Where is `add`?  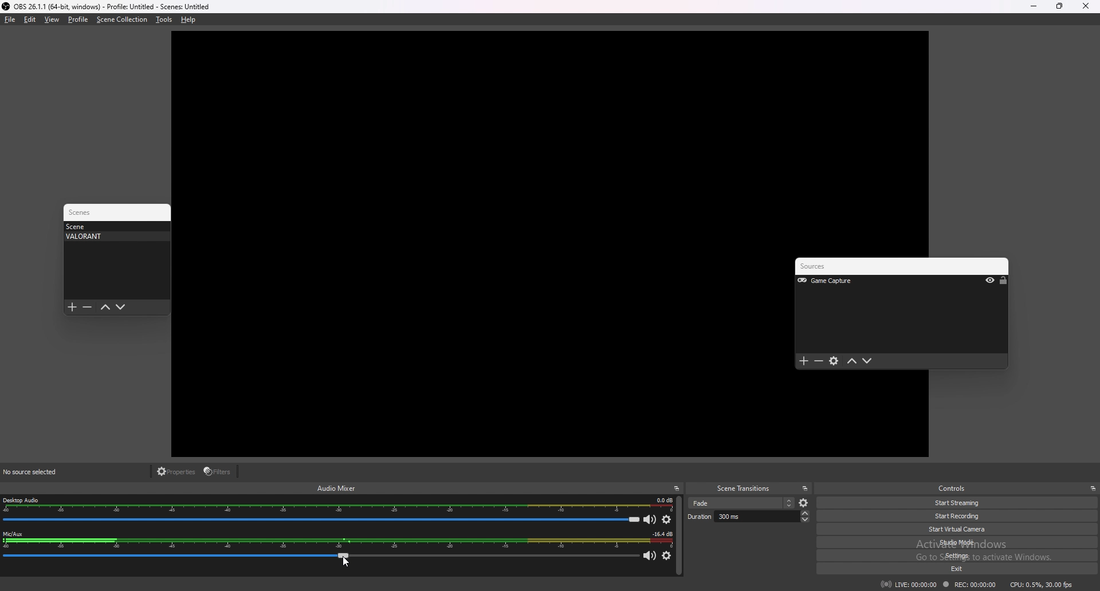 add is located at coordinates (804, 361).